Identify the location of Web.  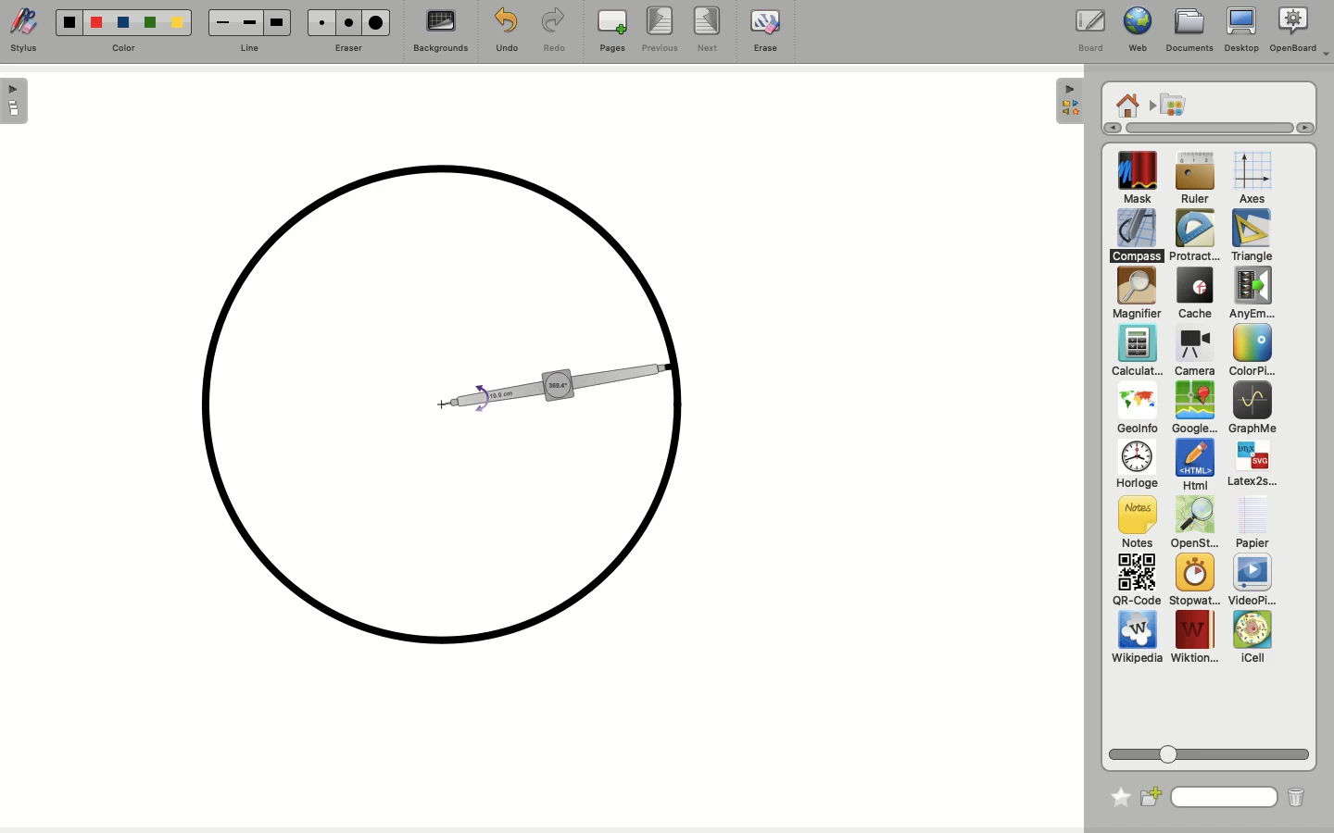
(1135, 31).